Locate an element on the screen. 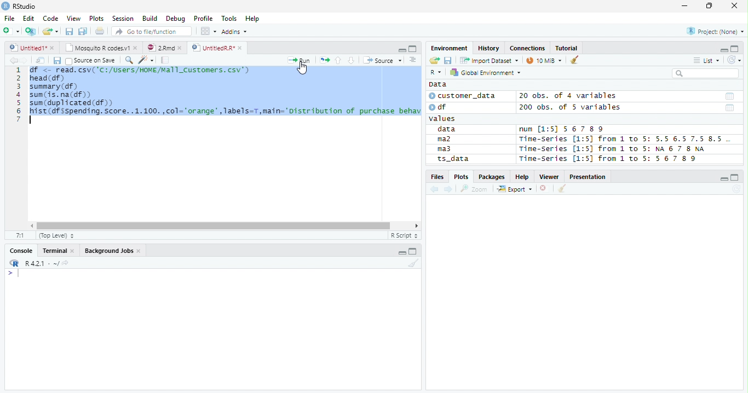 This screenshot has height=393, width=748. Cursor is located at coordinates (303, 69).